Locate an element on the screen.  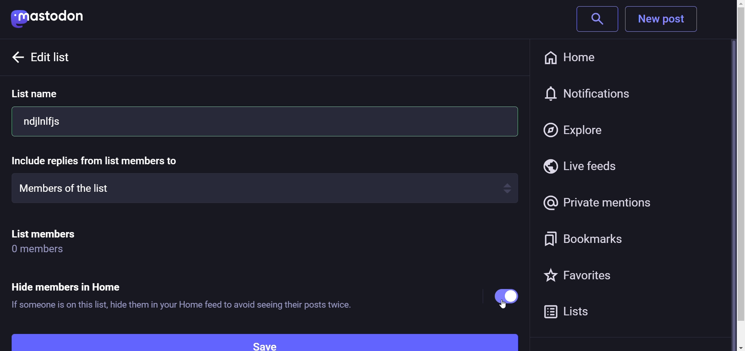
cursor is located at coordinates (496, 310).